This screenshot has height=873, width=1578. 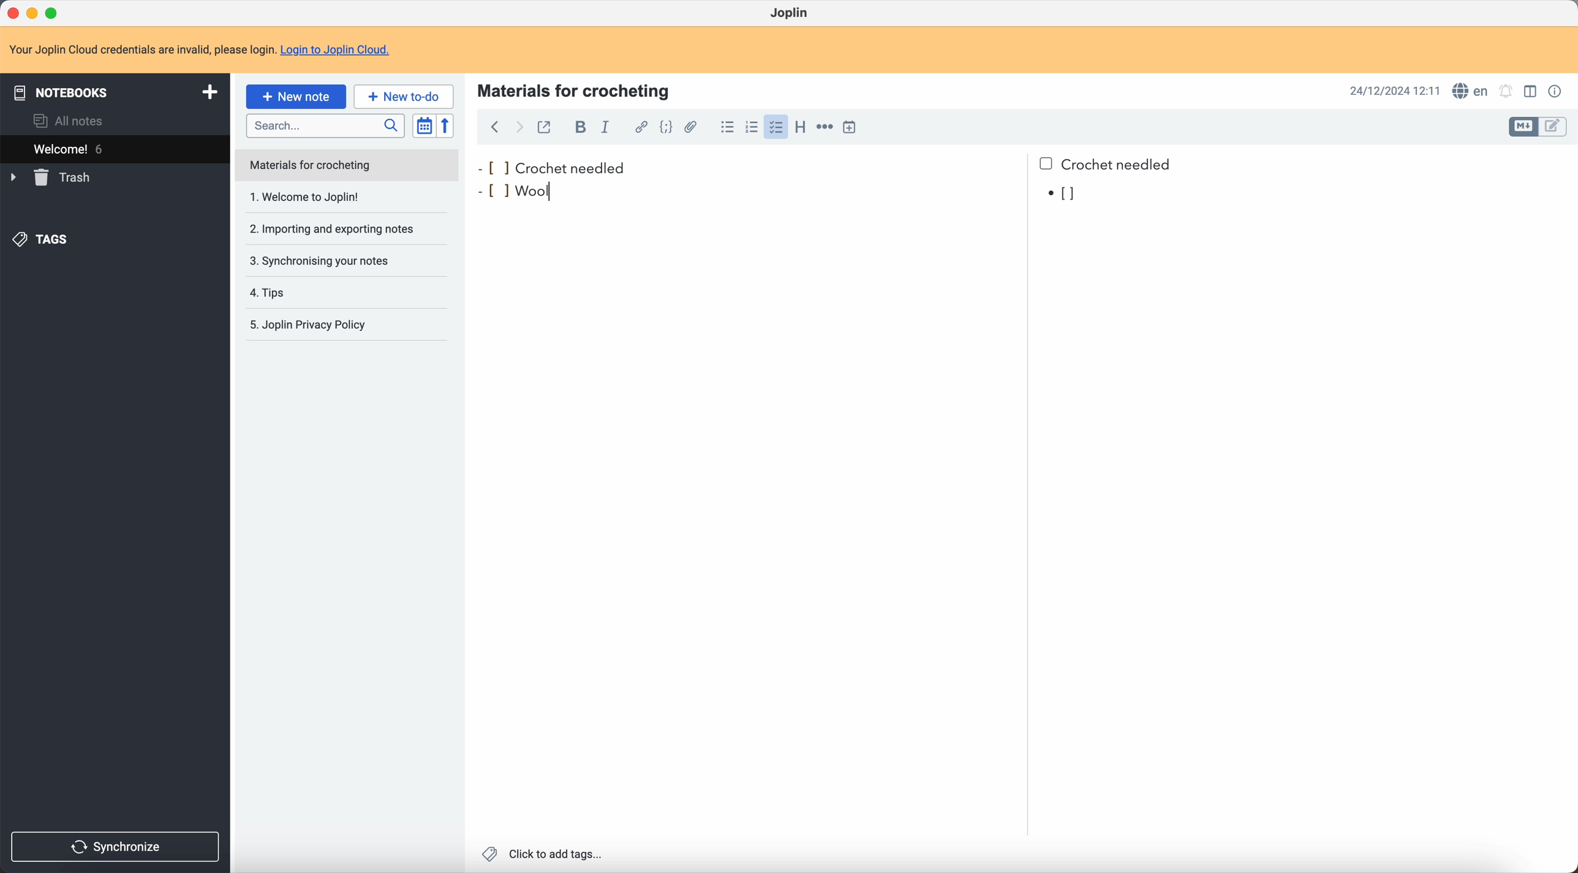 I want to click on Joplin, so click(x=791, y=14).